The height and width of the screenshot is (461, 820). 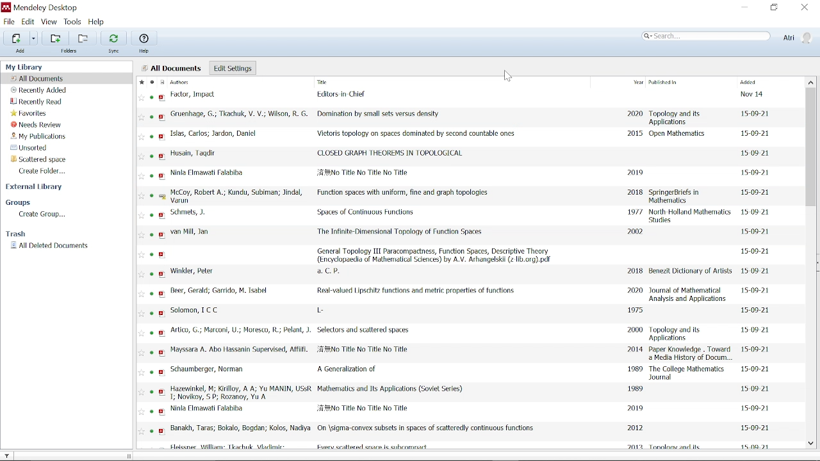 What do you see at coordinates (44, 172) in the screenshot?
I see `Create folder` at bounding box center [44, 172].